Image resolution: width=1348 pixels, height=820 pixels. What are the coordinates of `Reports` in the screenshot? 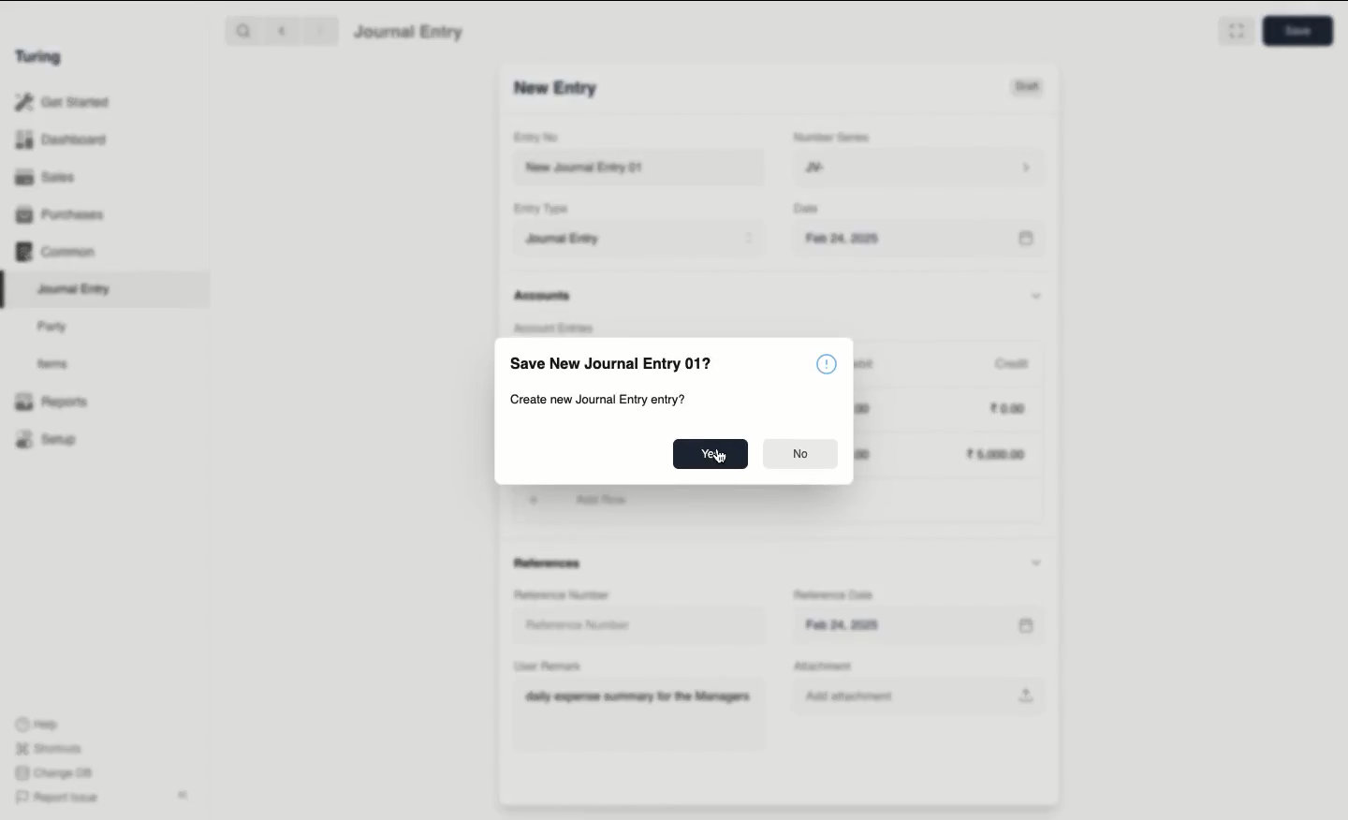 It's located at (51, 402).